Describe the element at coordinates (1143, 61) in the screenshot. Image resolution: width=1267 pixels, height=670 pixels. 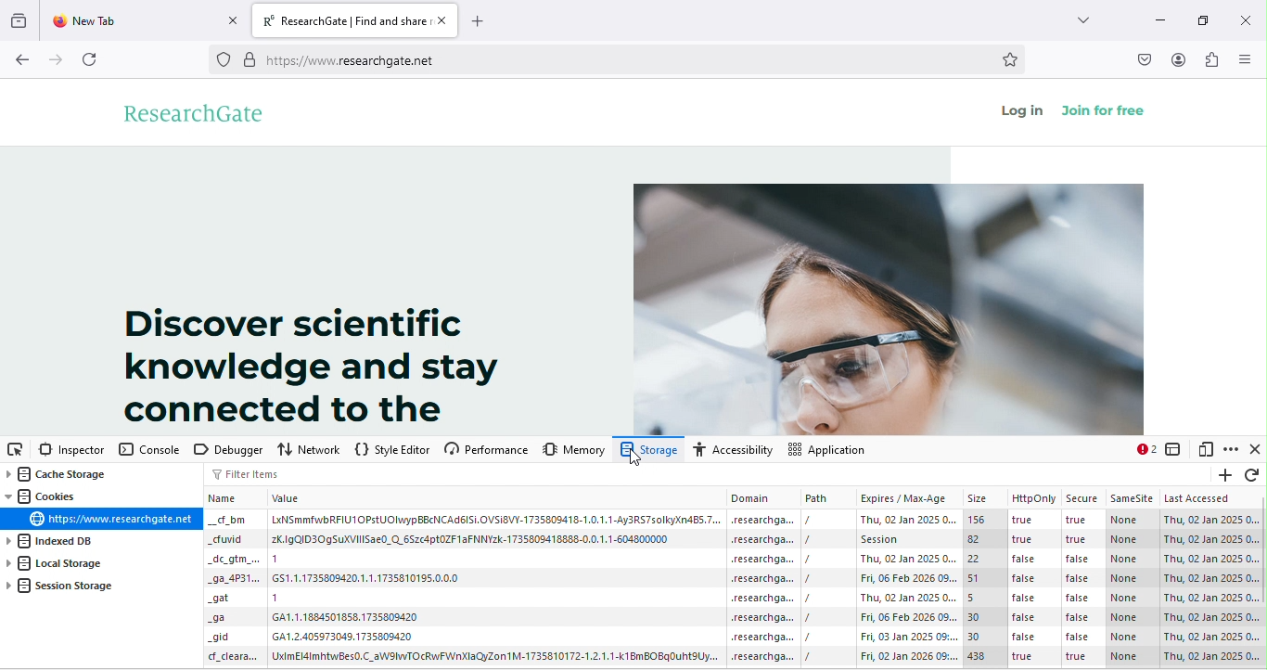
I see `save to pocket` at that location.